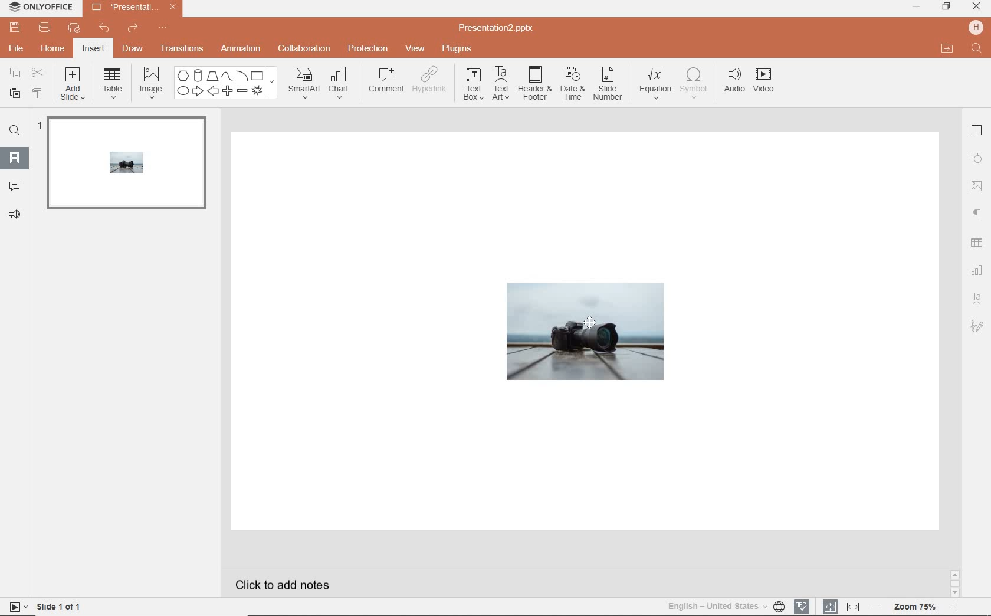 The image size is (991, 616). What do you see at coordinates (94, 48) in the screenshot?
I see `insert` at bounding box center [94, 48].